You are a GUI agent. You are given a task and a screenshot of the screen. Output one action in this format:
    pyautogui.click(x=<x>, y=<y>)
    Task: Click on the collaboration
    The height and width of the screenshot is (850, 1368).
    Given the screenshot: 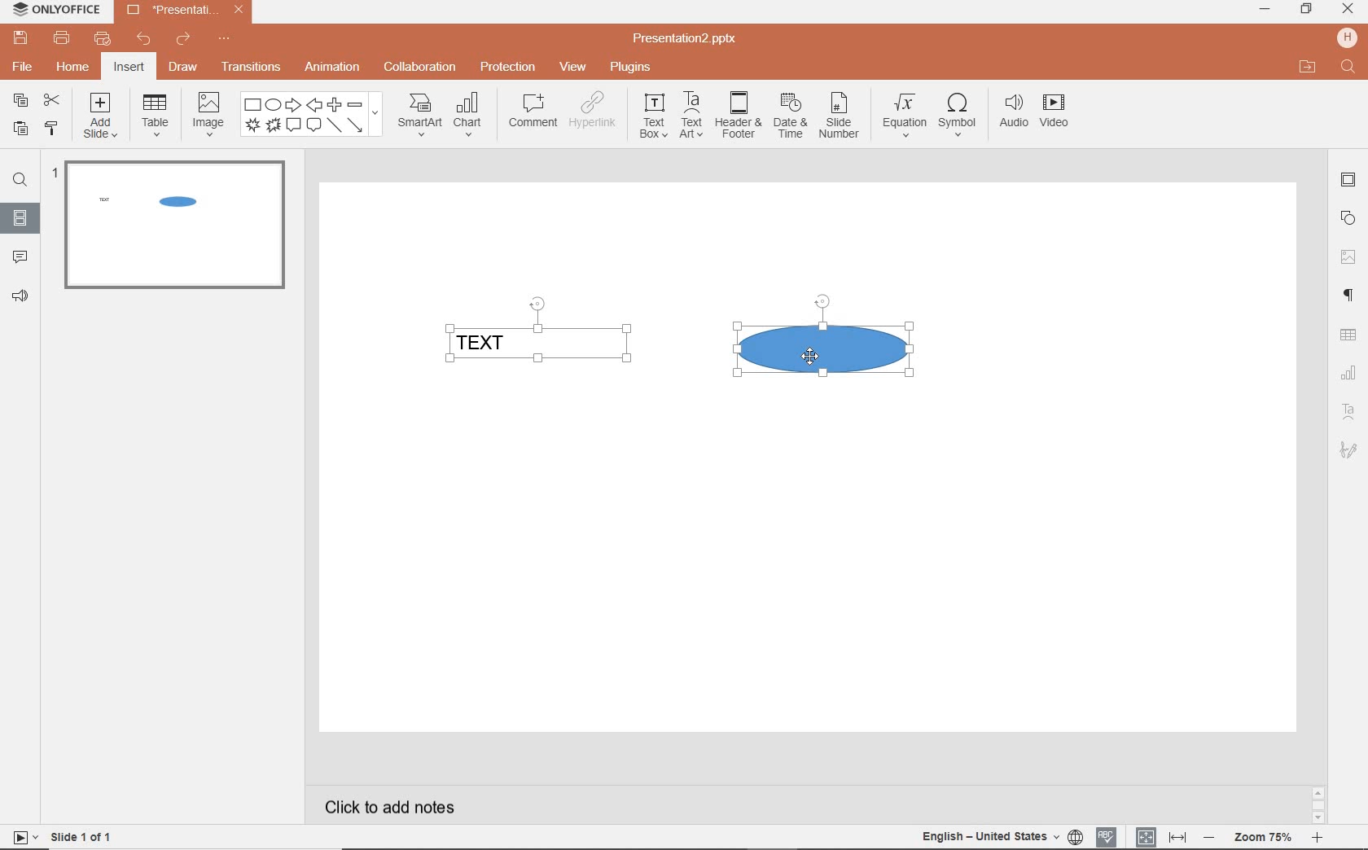 What is the action you would take?
    pyautogui.click(x=418, y=68)
    